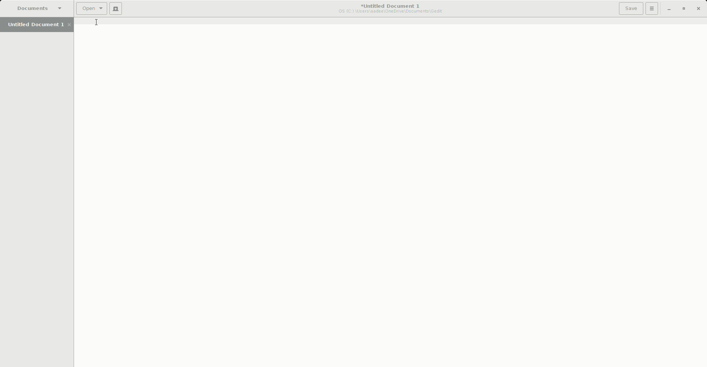 The image size is (707, 367). Describe the element at coordinates (683, 9) in the screenshot. I see `Restore` at that location.